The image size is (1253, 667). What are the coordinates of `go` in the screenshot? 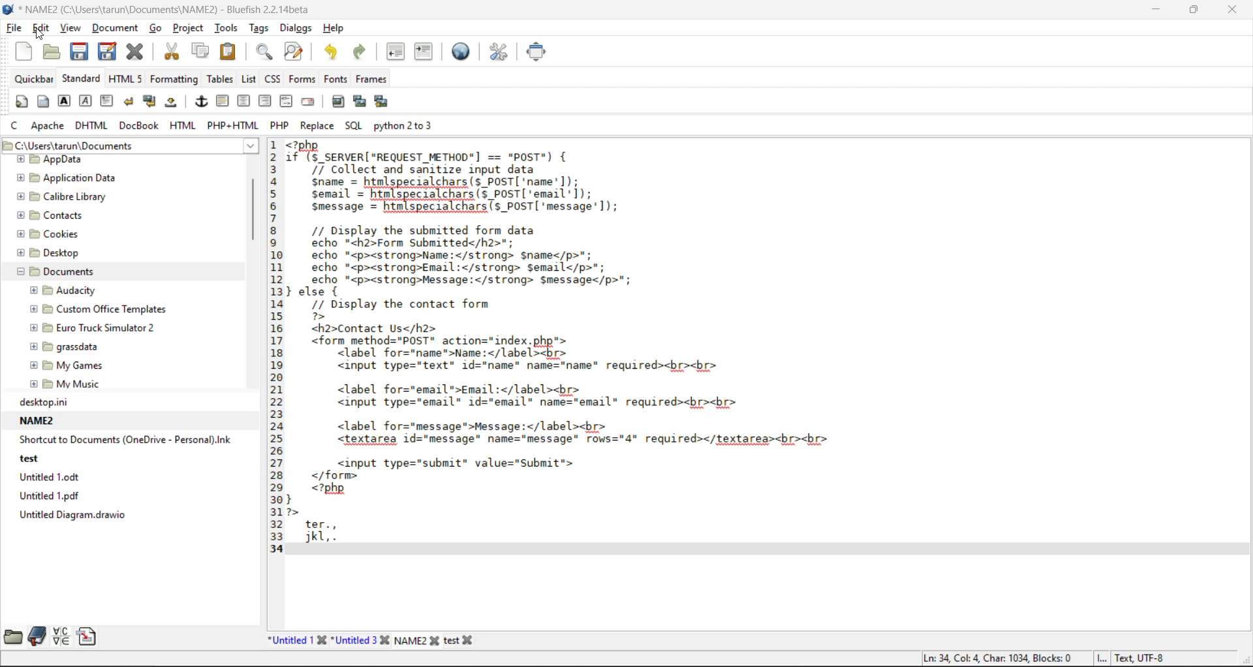 It's located at (157, 29).